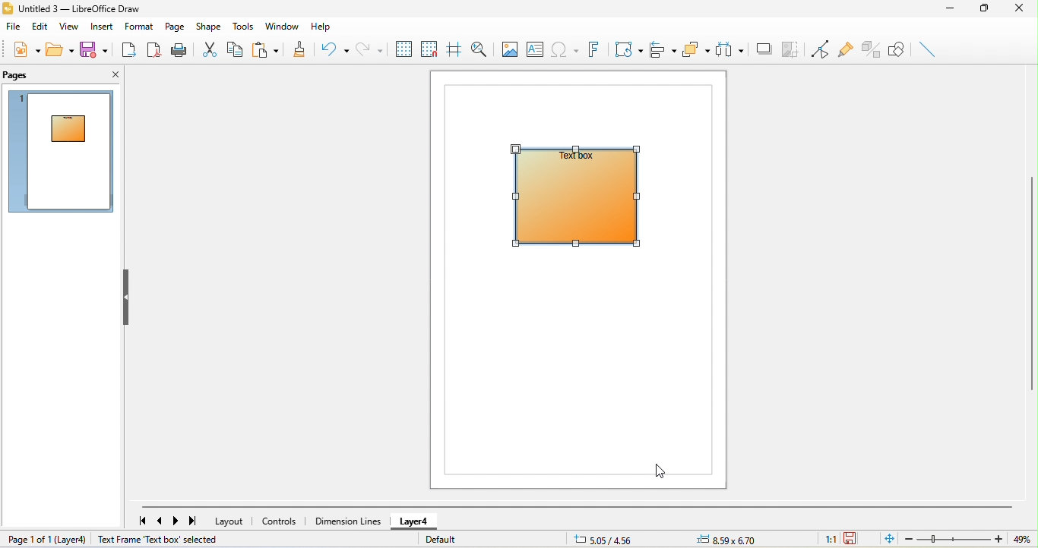 The image size is (1038, 548). Describe the element at coordinates (155, 52) in the screenshot. I see `export directly as pdf` at that location.